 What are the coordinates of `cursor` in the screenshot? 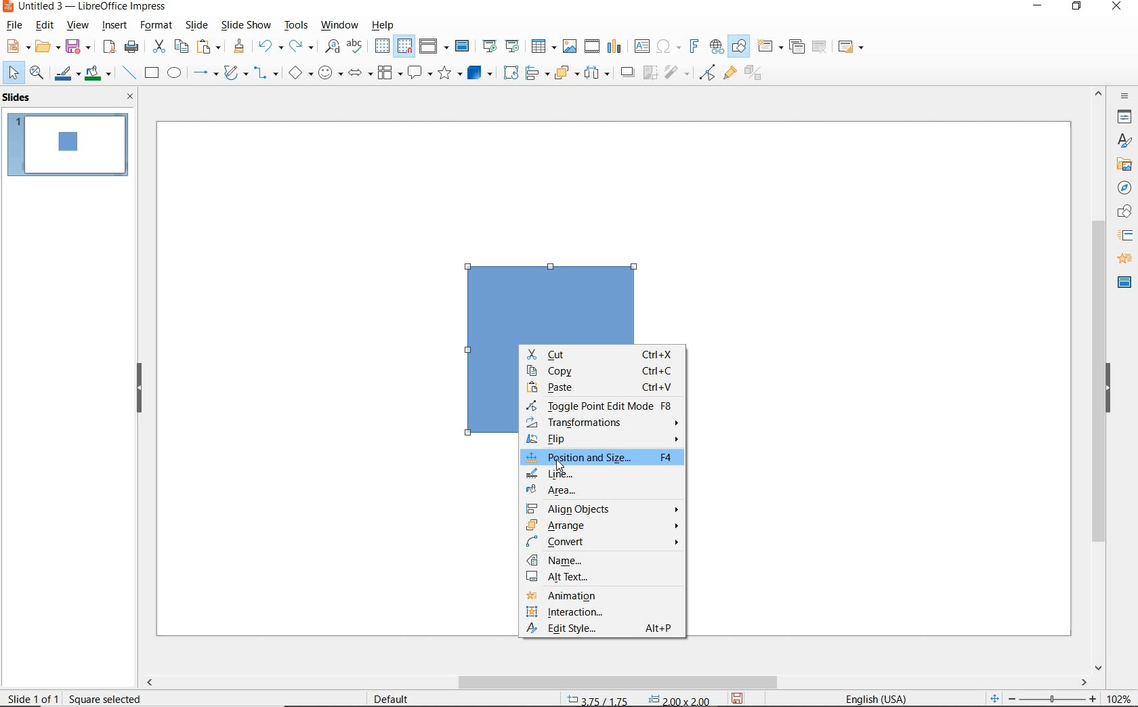 It's located at (560, 466).